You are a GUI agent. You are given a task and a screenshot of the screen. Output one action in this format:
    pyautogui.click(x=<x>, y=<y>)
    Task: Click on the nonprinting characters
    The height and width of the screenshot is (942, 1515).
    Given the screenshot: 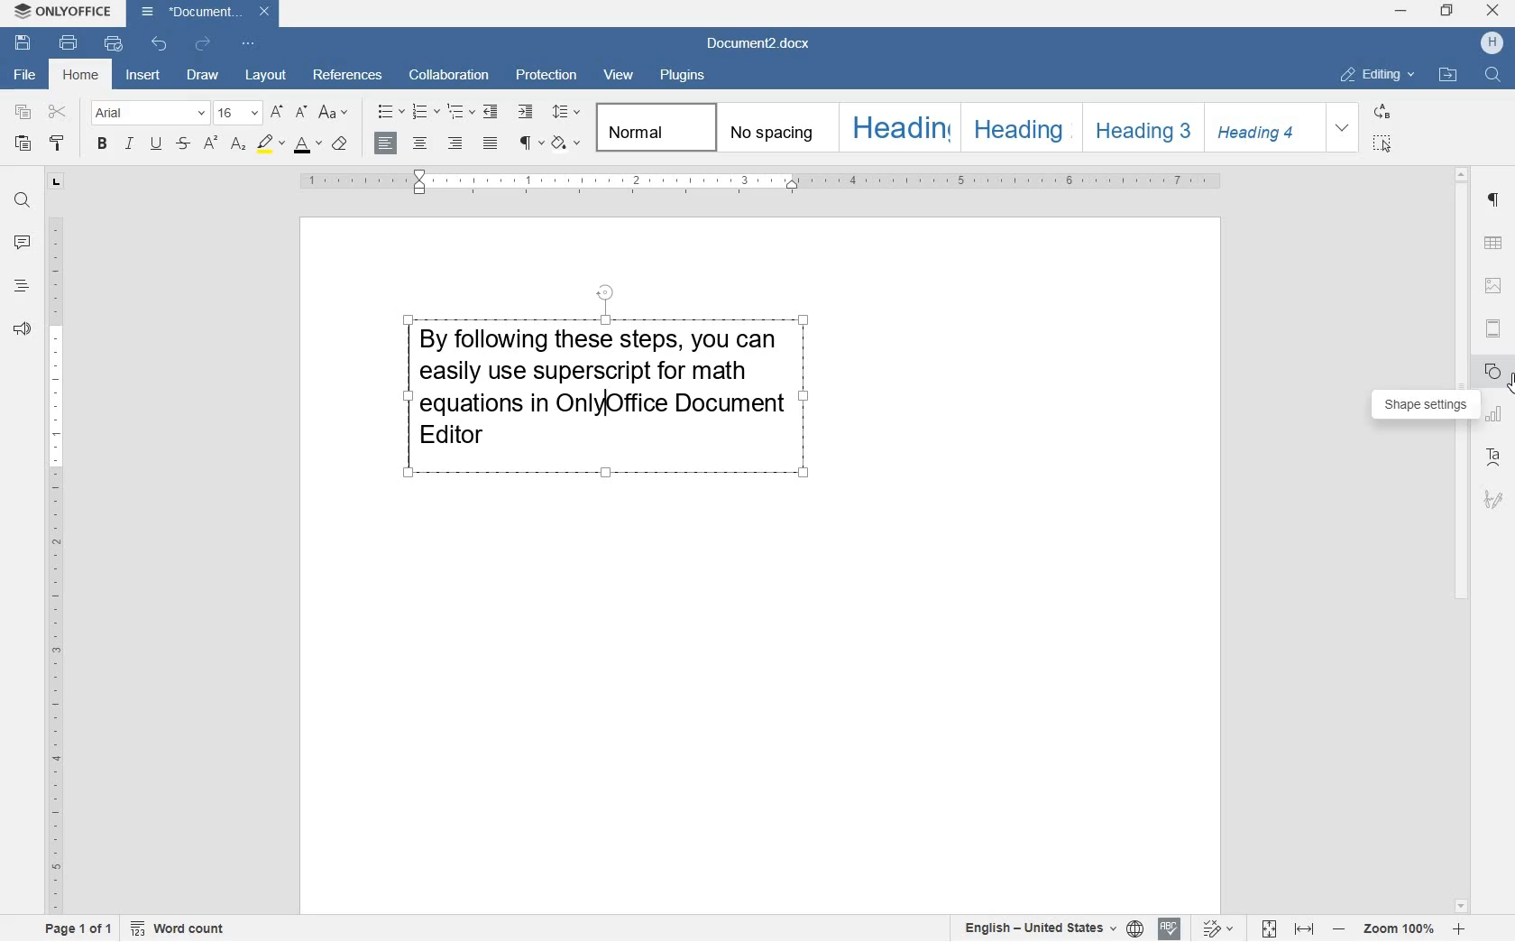 What is the action you would take?
    pyautogui.click(x=530, y=142)
    